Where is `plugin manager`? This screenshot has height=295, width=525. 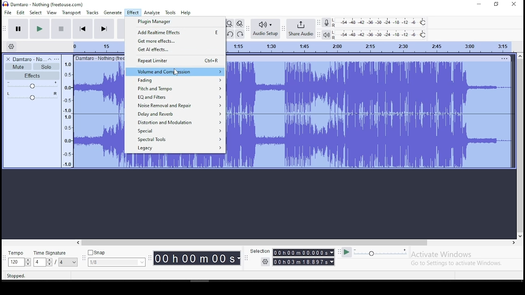 plugin manager is located at coordinates (177, 22).